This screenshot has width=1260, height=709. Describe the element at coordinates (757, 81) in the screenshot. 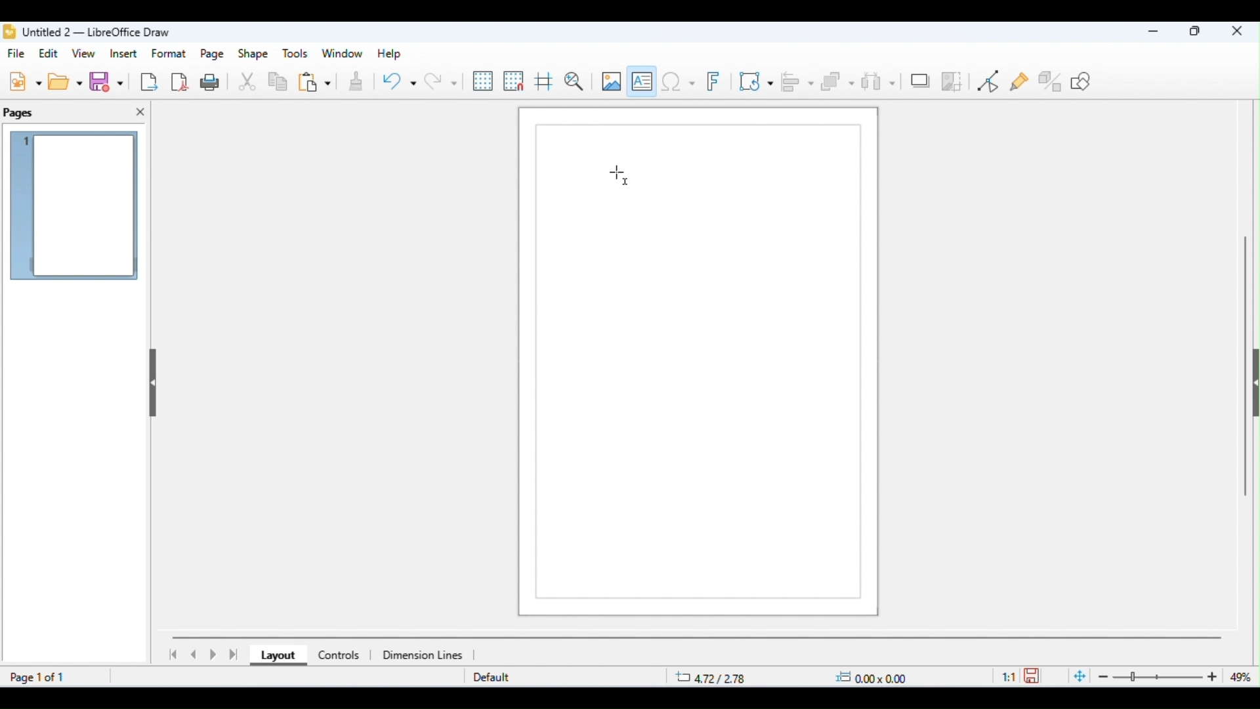

I see `transformations` at that location.